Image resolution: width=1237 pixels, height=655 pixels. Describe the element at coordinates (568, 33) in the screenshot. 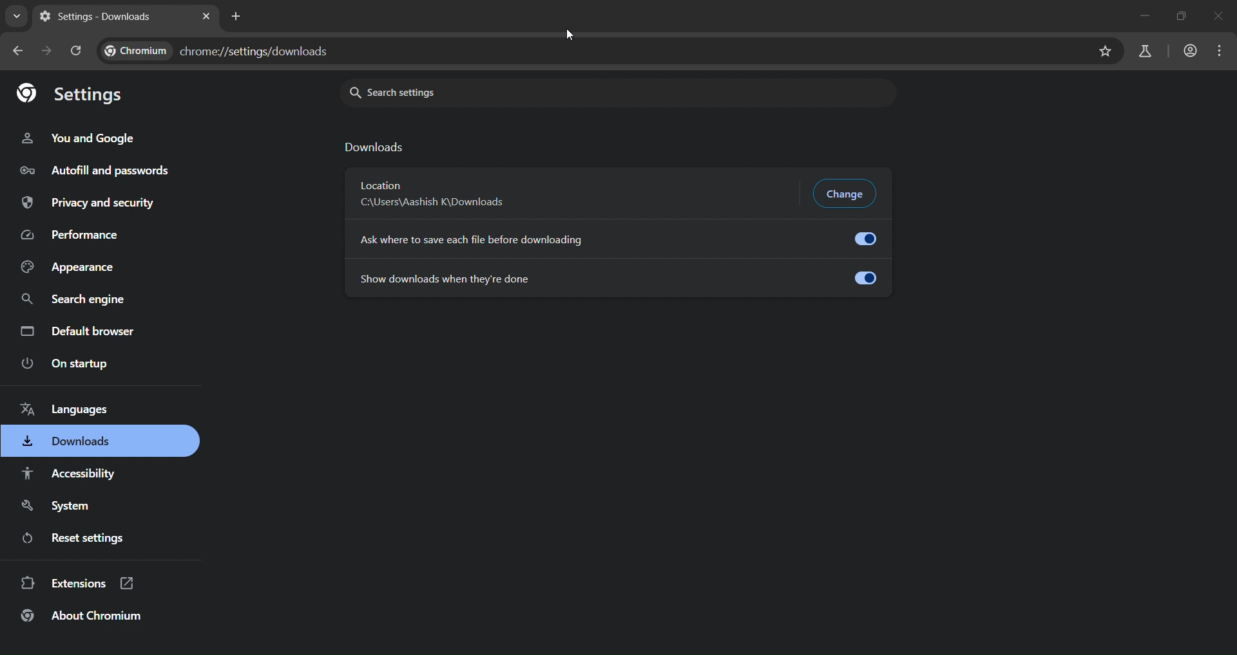

I see `cursor` at that location.